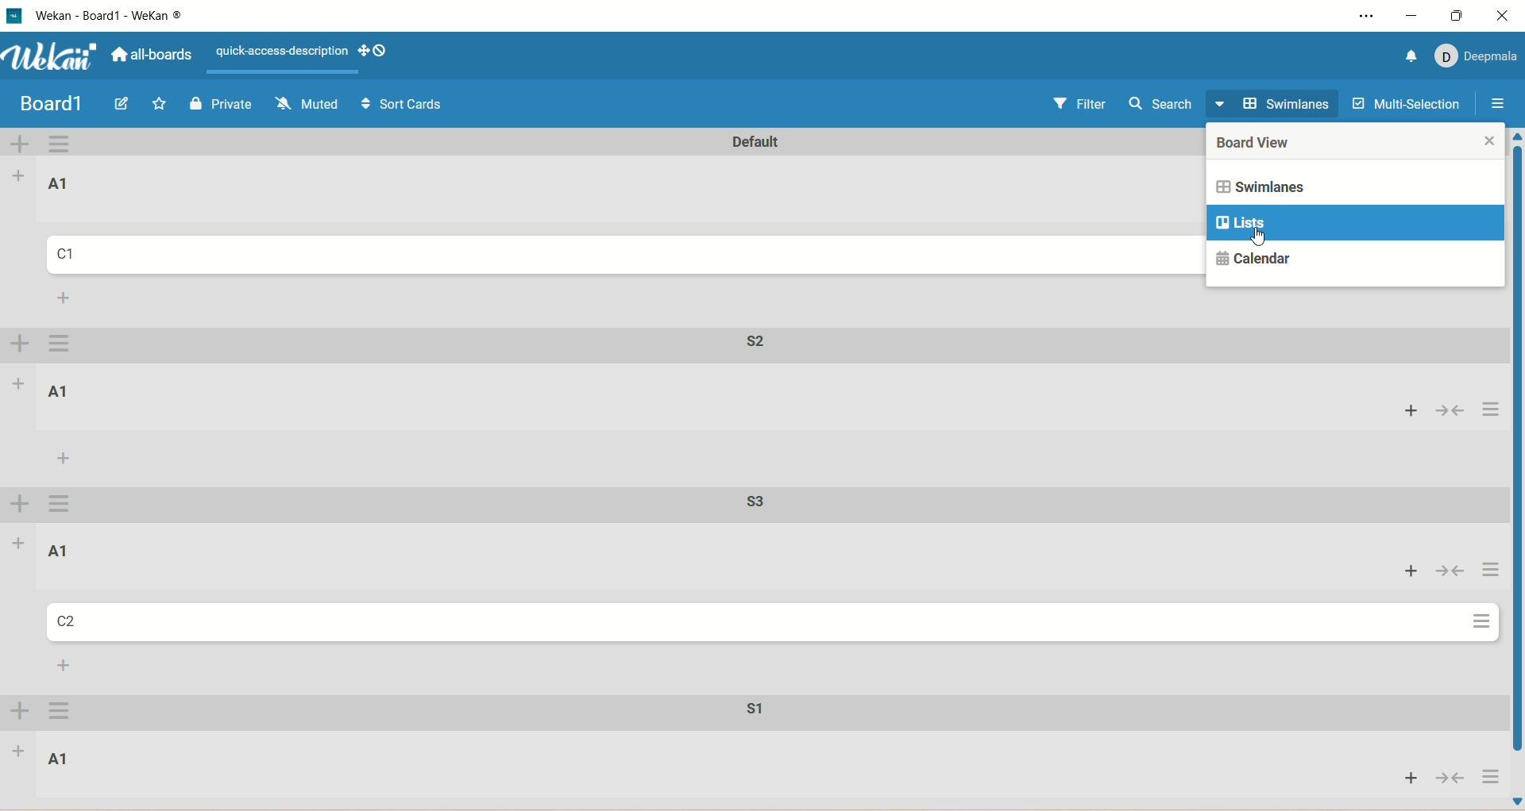 Image resolution: width=1525 pixels, height=811 pixels. What do you see at coordinates (18, 756) in the screenshot?
I see `add` at bounding box center [18, 756].